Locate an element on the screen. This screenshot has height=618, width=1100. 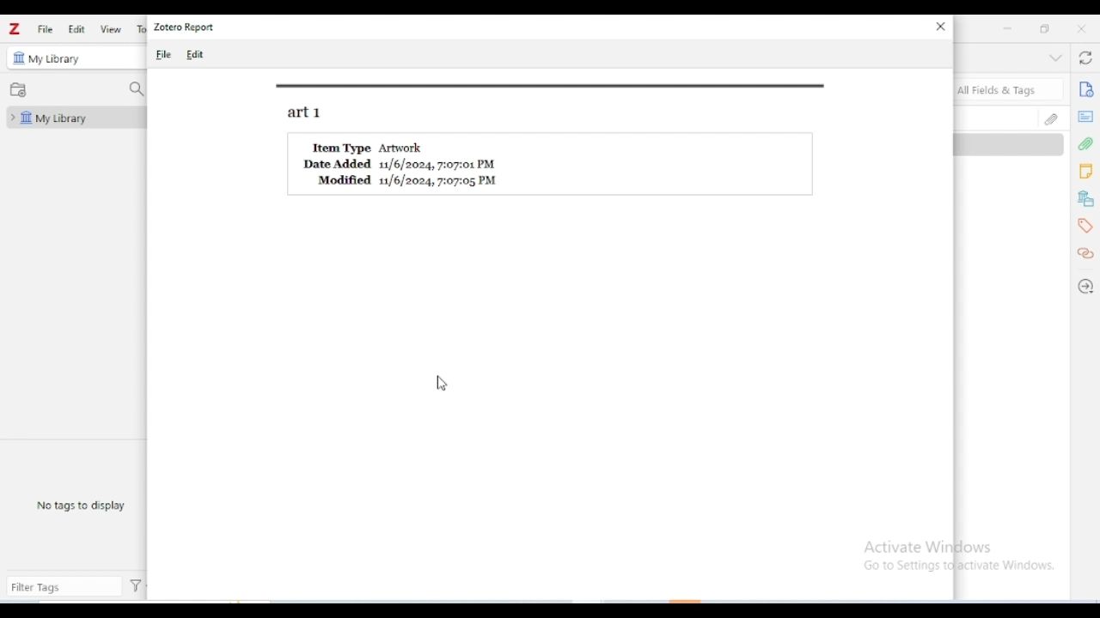
icon is located at coordinates (17, 58).